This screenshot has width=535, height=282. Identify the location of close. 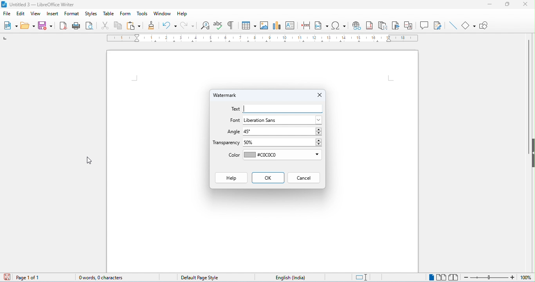
(524, 4).